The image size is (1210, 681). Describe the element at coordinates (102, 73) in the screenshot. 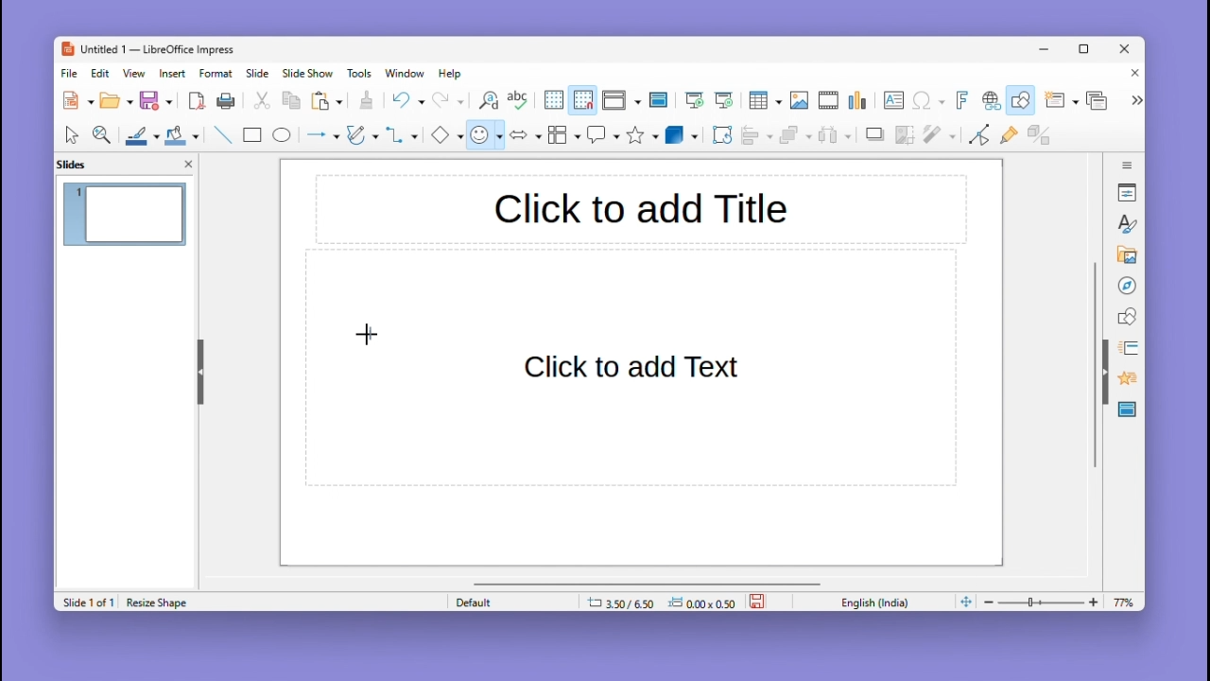

I see `Edit` at that location.